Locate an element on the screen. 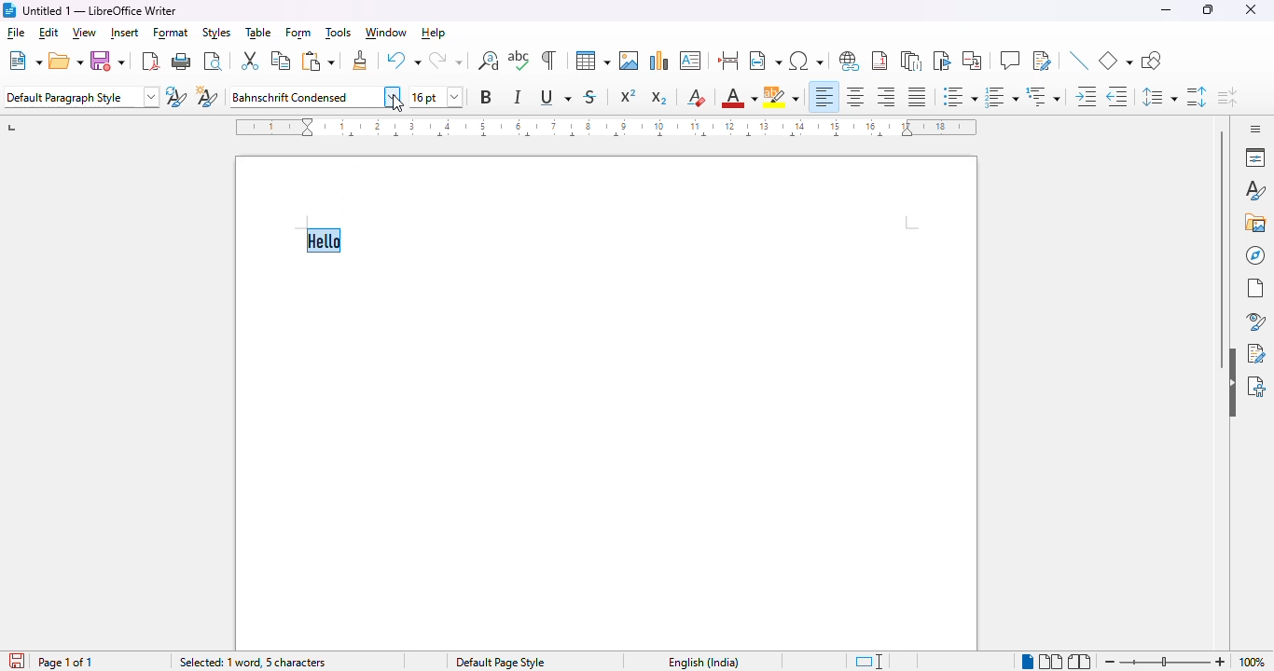  close is located at coordinates (1253, 9).